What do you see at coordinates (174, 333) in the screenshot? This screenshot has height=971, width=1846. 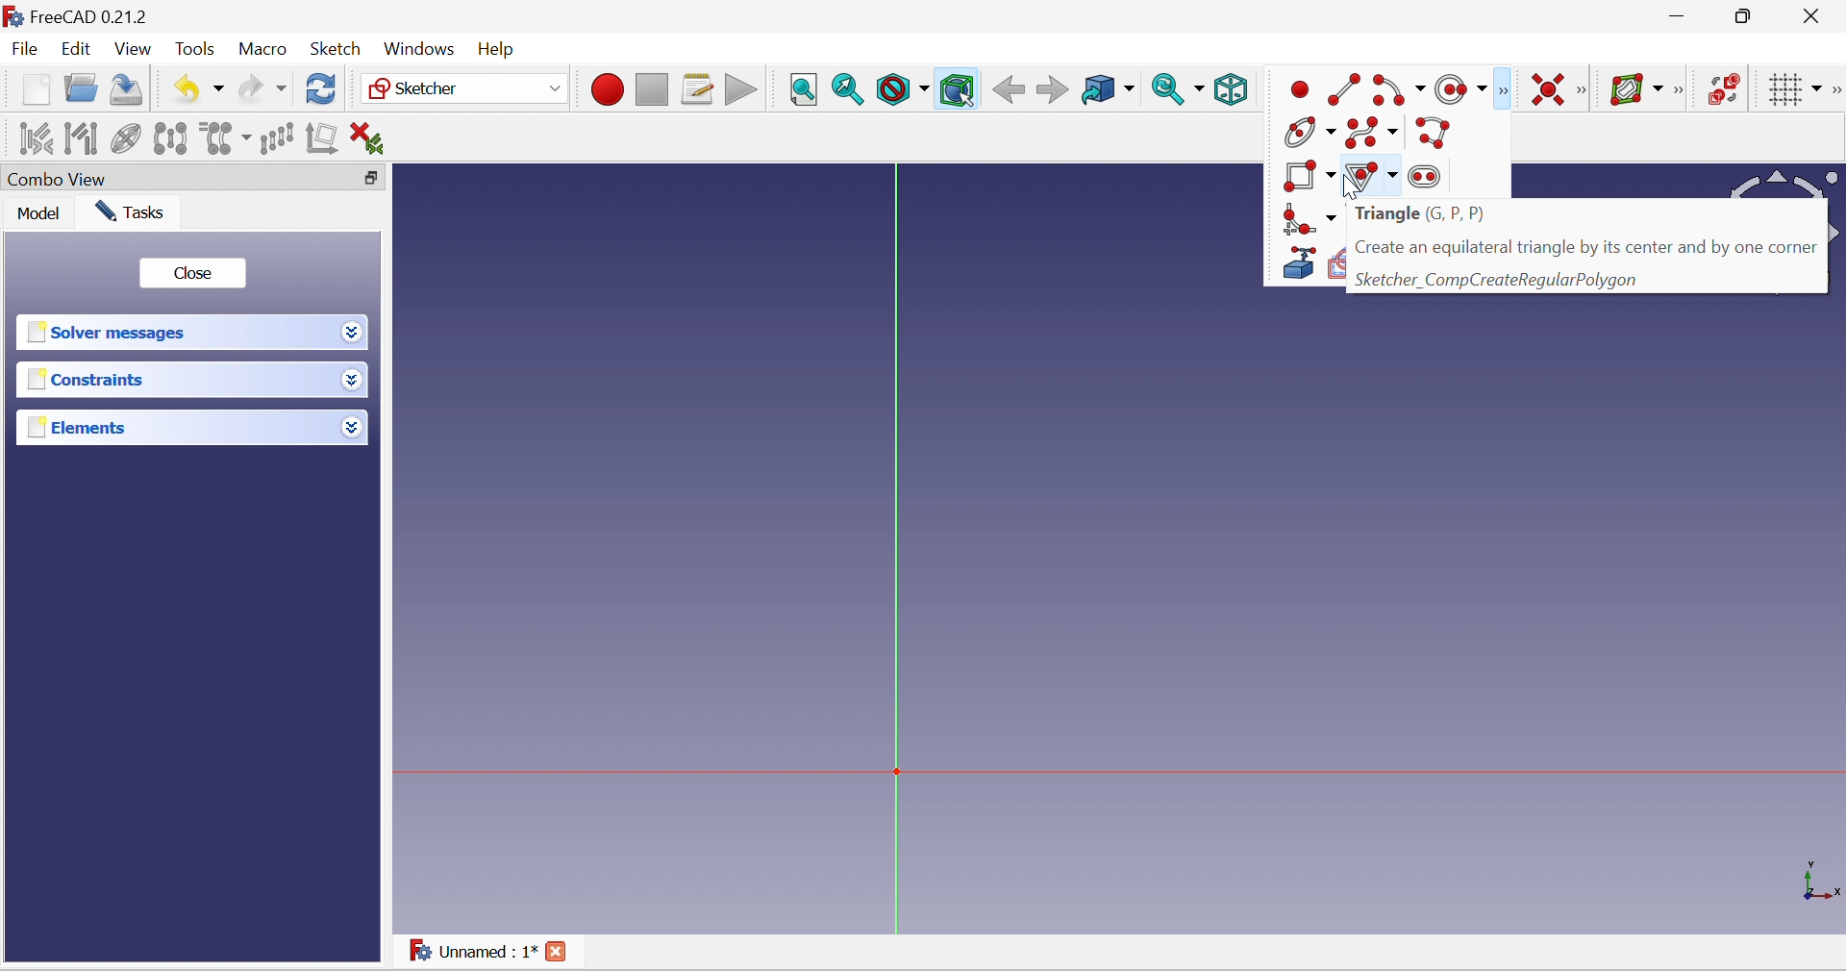 I see `Solver messages` at bounding box center [174, 333].